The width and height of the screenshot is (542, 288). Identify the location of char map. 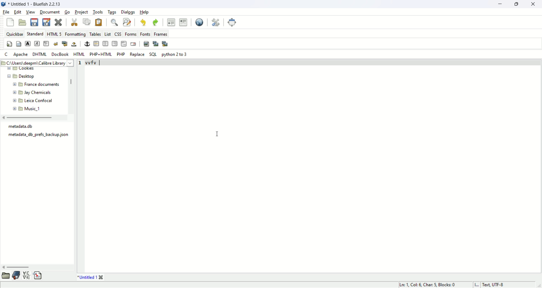
(27, 276).